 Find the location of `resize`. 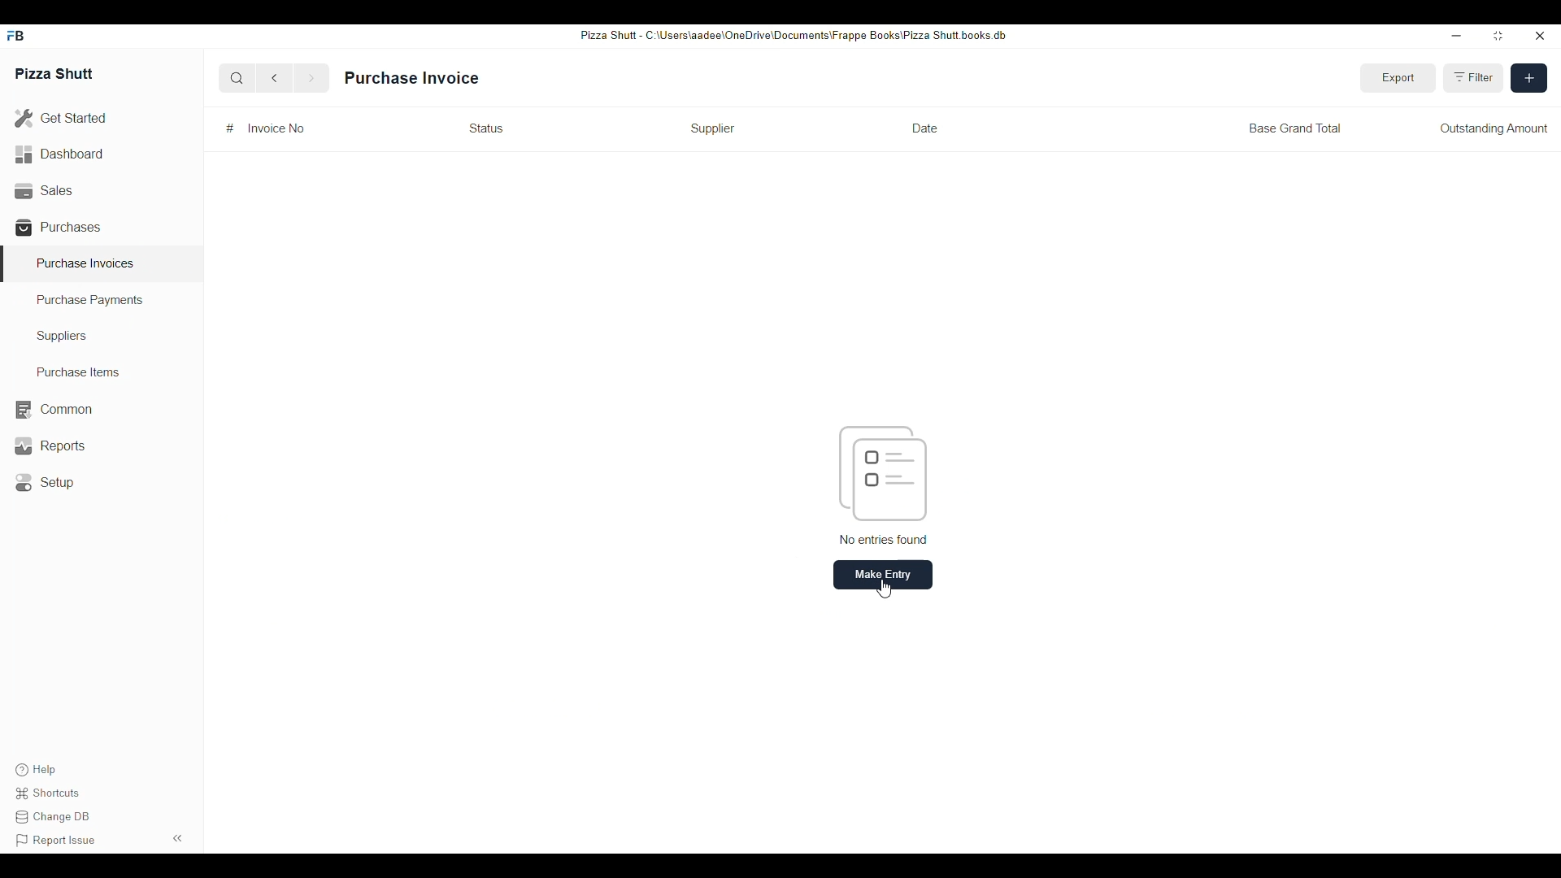

resize is located at coordinates (1496, 37).